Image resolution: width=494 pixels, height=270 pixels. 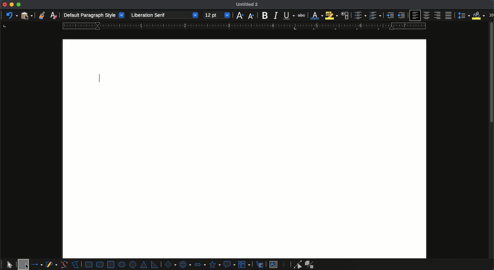 What do you see at coordinates (303, 15) in the screenshot?
I see `strikethrough` at bounding box center [303, 15].